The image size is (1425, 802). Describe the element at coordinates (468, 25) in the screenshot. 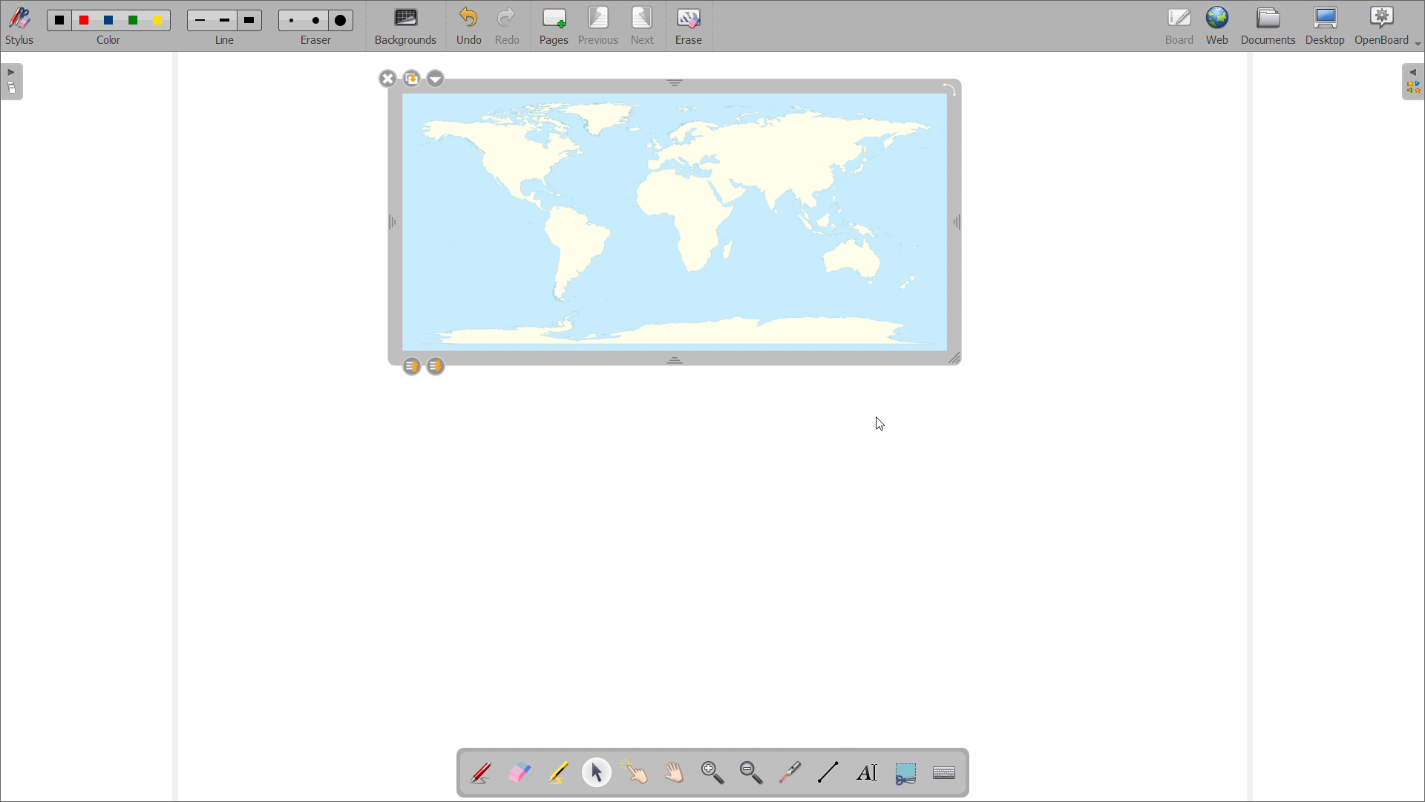

I see `undo` at that location.